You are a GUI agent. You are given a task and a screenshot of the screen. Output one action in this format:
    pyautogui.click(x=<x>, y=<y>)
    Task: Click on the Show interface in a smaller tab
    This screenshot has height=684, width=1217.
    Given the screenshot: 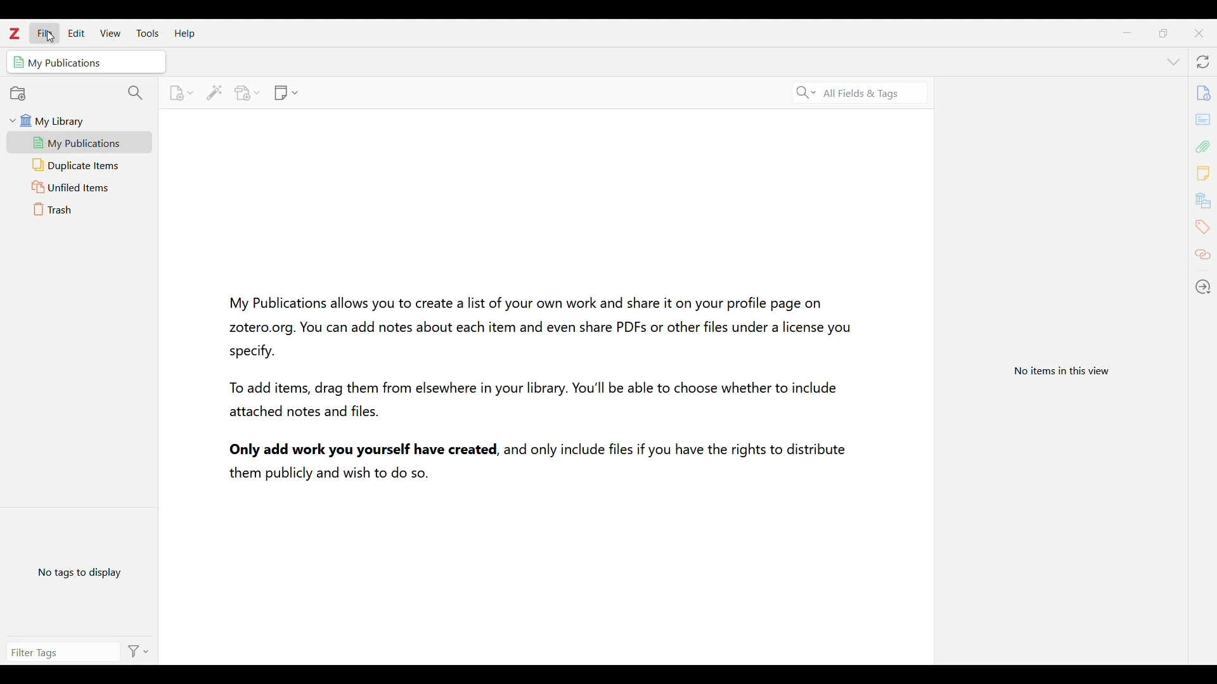 What is the action you would take?
    pyautogui.click(x=1162, y=33)
    